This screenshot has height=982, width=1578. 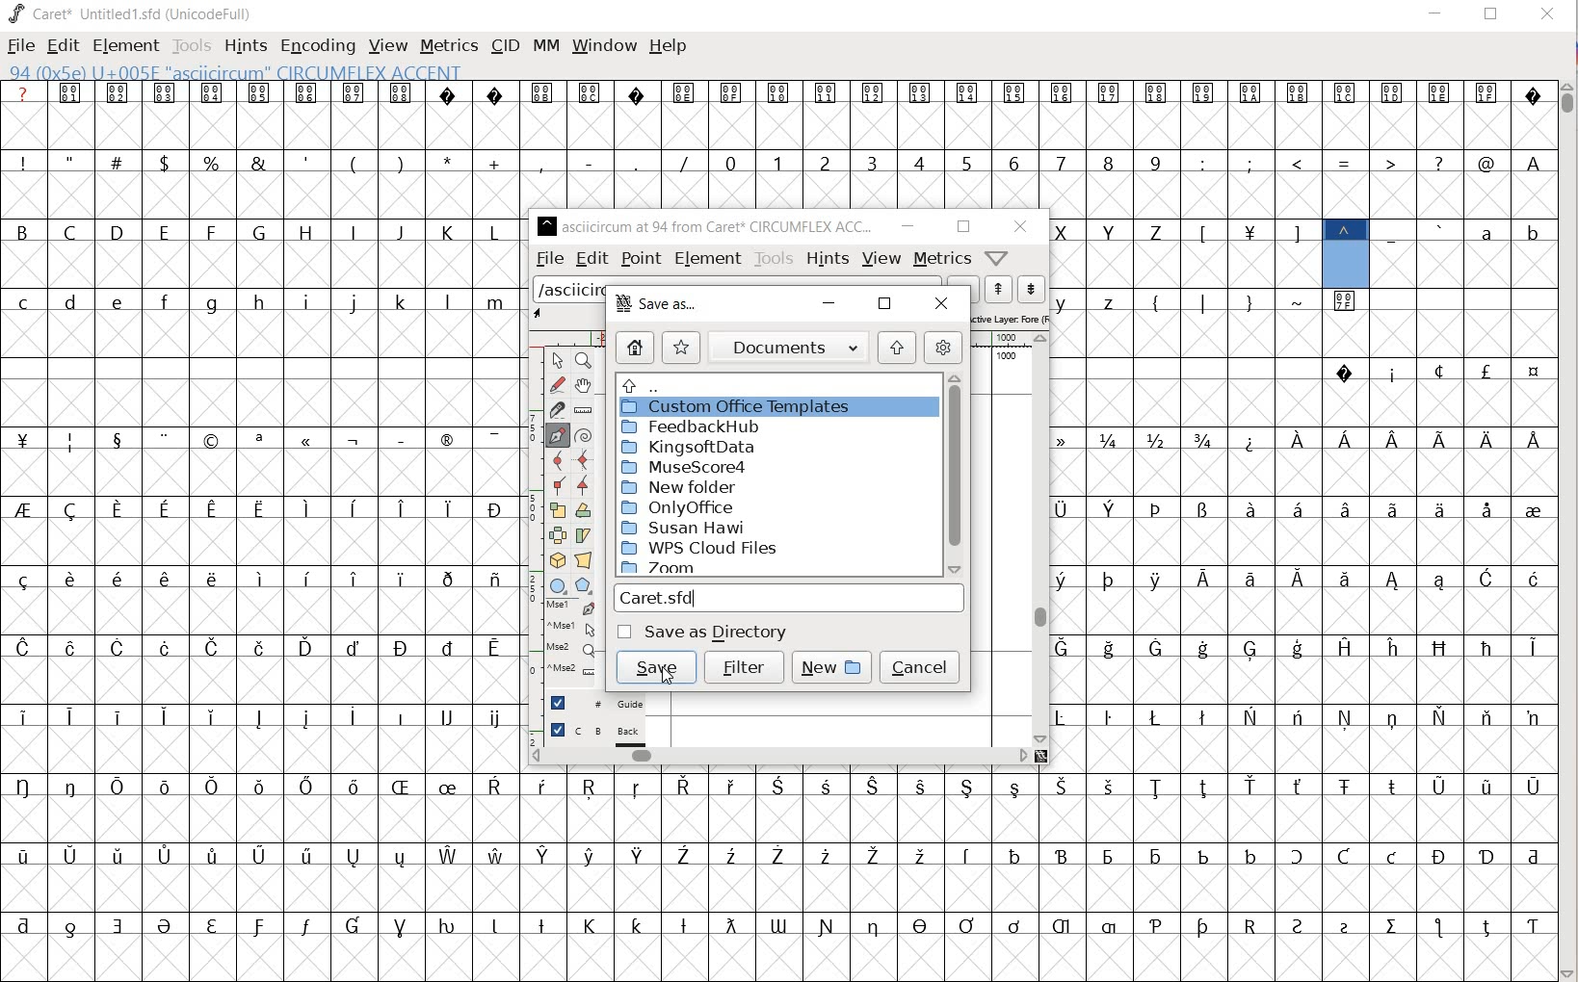 I want to click on scale the selection, so click(x=557, y=510).